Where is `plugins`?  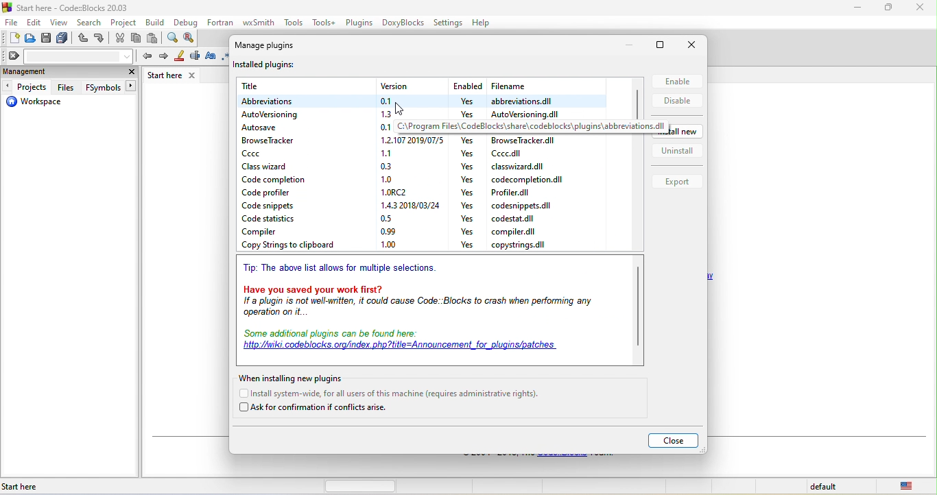
plugins is located at coordinates (361, 23).